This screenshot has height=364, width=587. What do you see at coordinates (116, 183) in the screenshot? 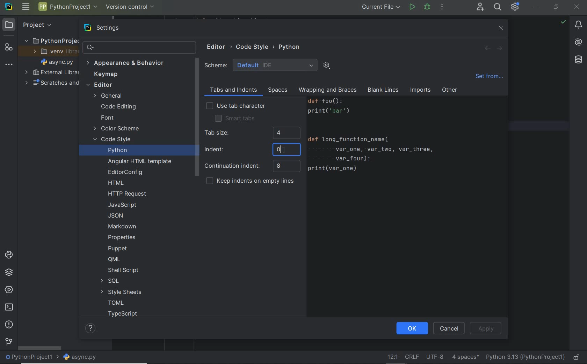
I see `HTML` at bounding box center [116, 183].